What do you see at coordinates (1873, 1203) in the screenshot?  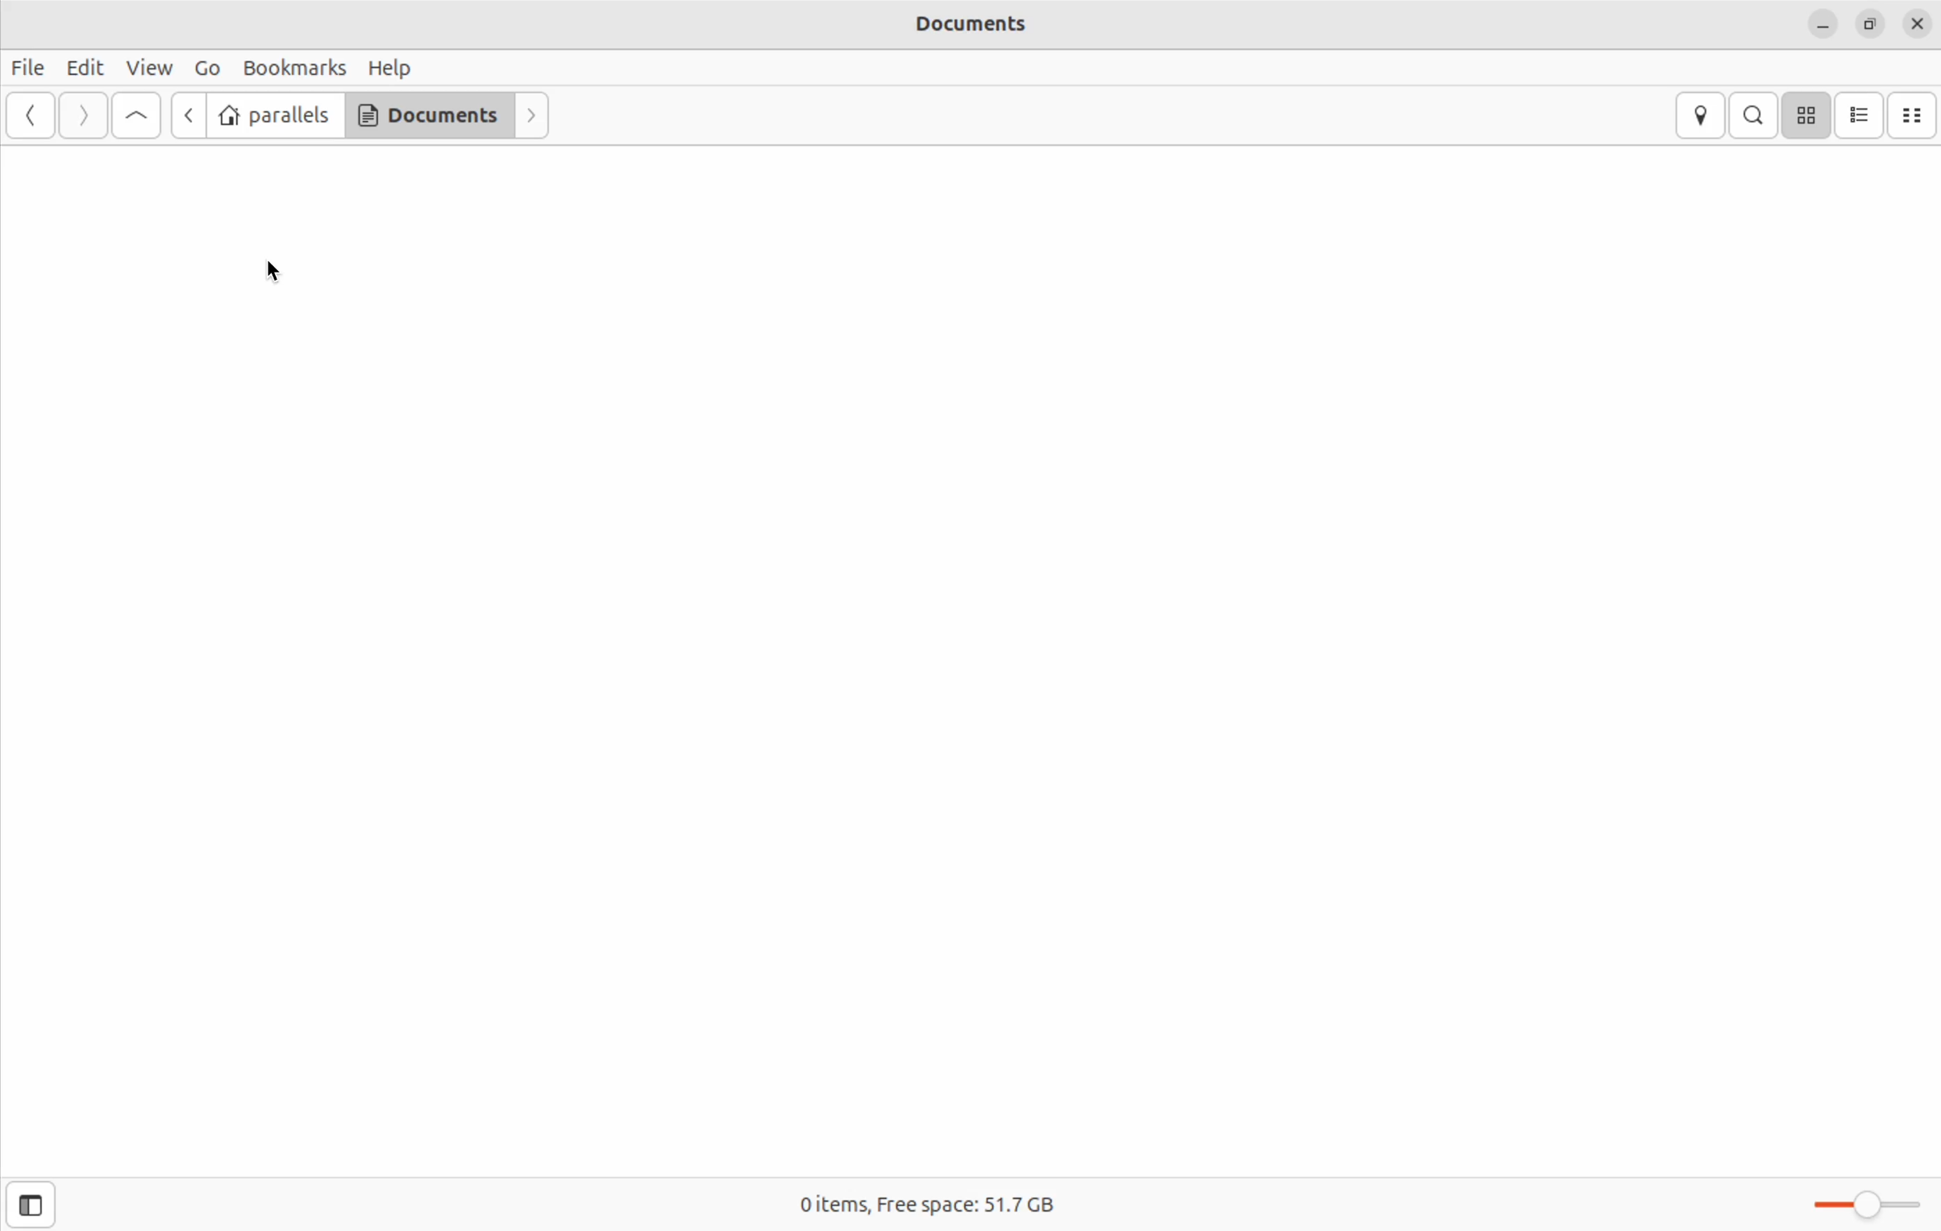 I see `Zoom` at bounding box center [1873, 1203].